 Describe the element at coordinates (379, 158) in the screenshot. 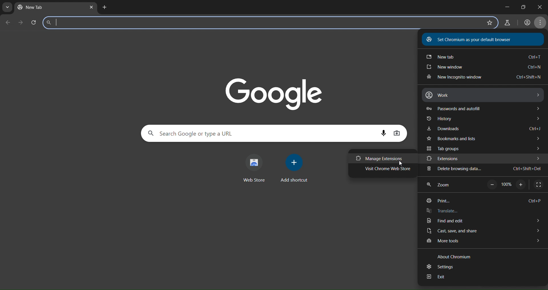

I see `manage extensions` at that location.